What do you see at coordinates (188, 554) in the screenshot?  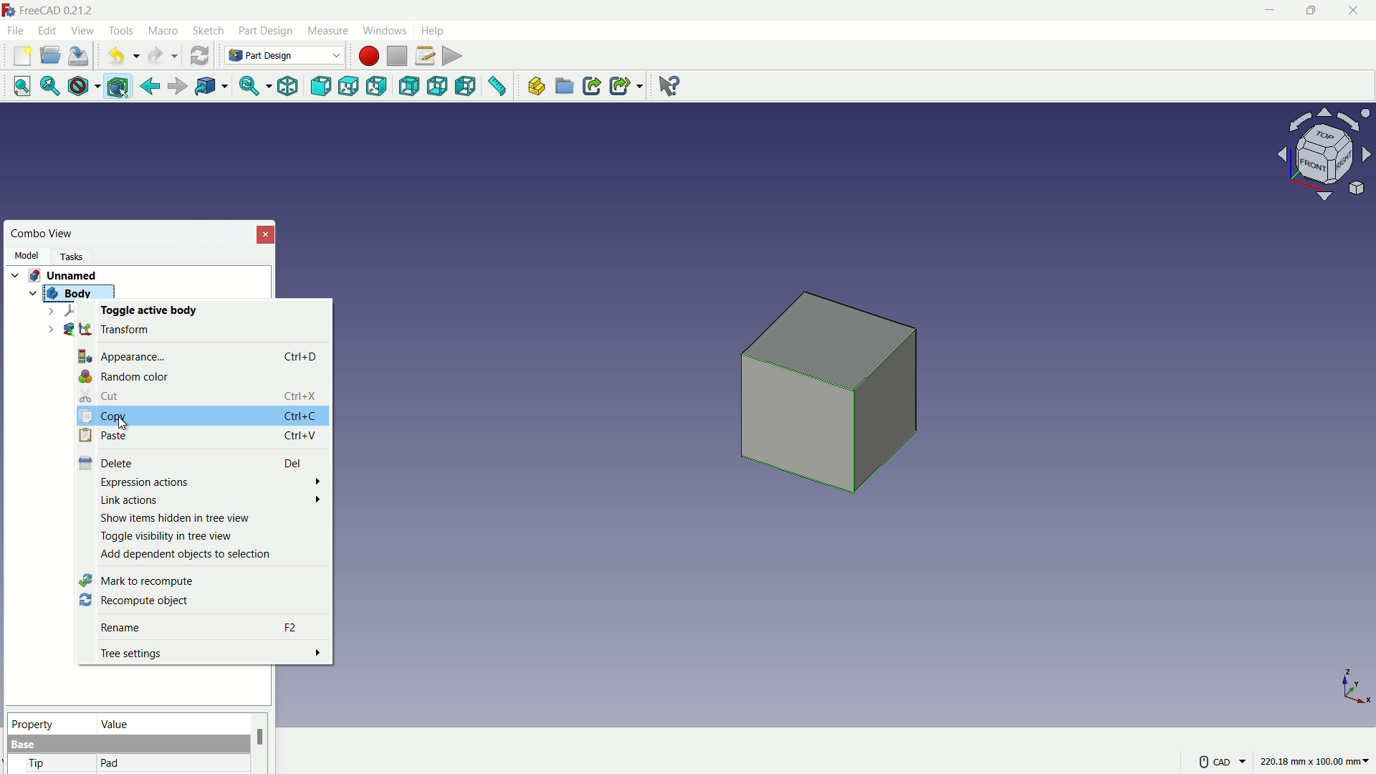 I see `‘Add dependent objects to selection` at bounding box center [188, 554].